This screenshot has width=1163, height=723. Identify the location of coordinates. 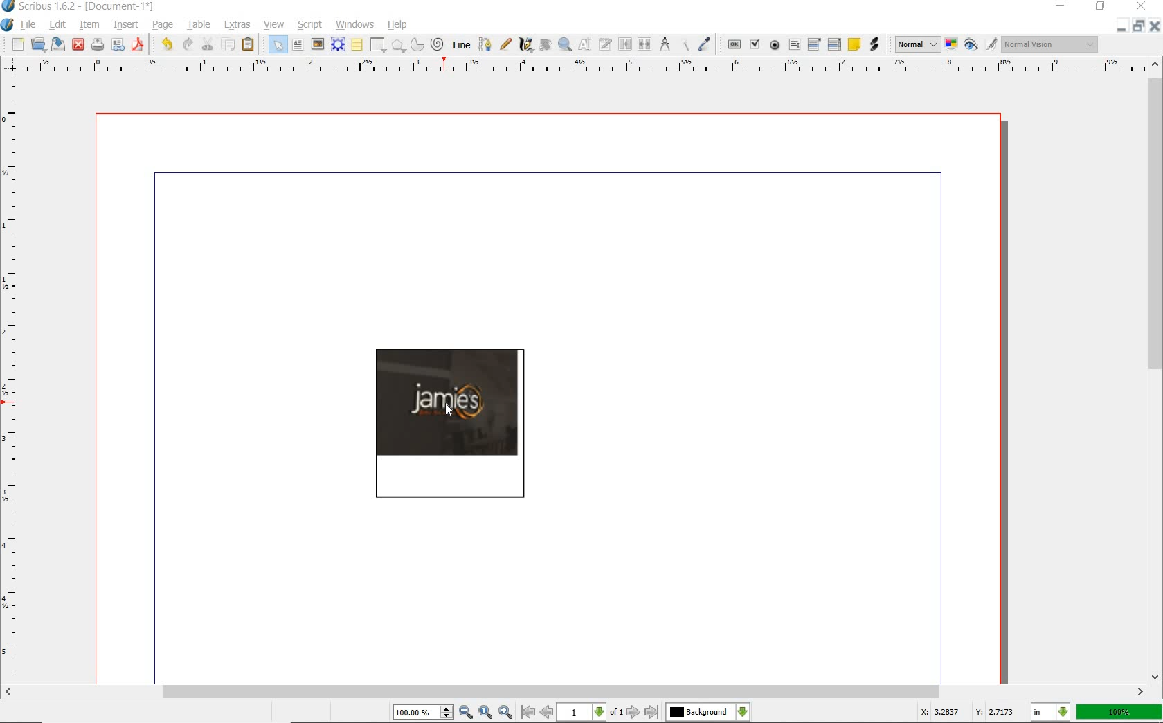
(966, 714).